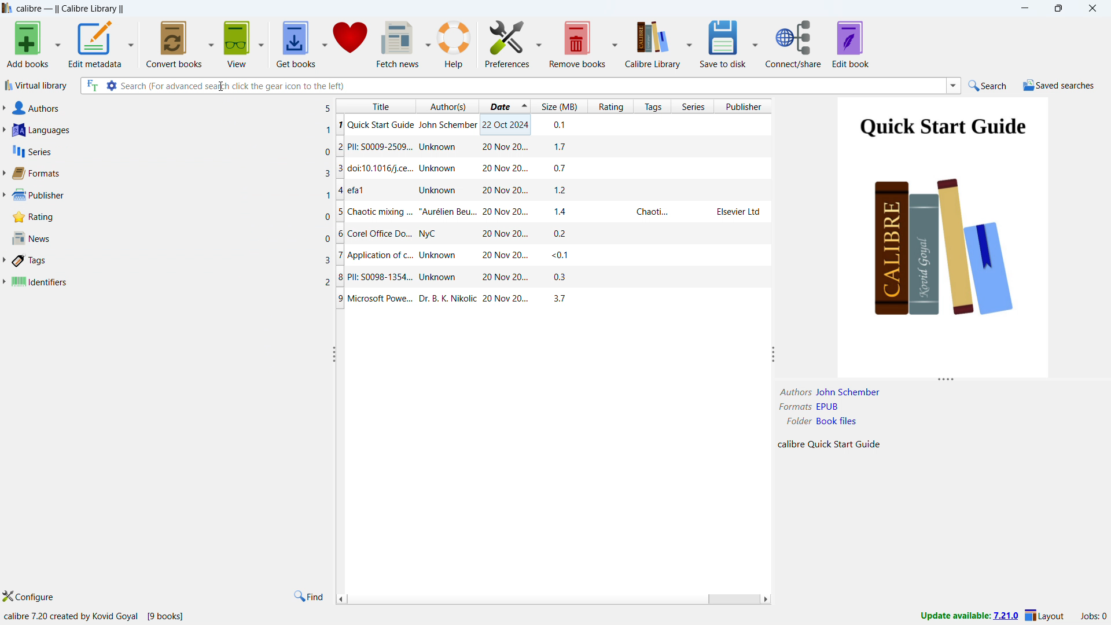 The width and height of the screenshot is (1111, 625). What do you see at coordinates (552, 256) in the screenshot?
I see `Application of c...` at bounding box center [552, 256].